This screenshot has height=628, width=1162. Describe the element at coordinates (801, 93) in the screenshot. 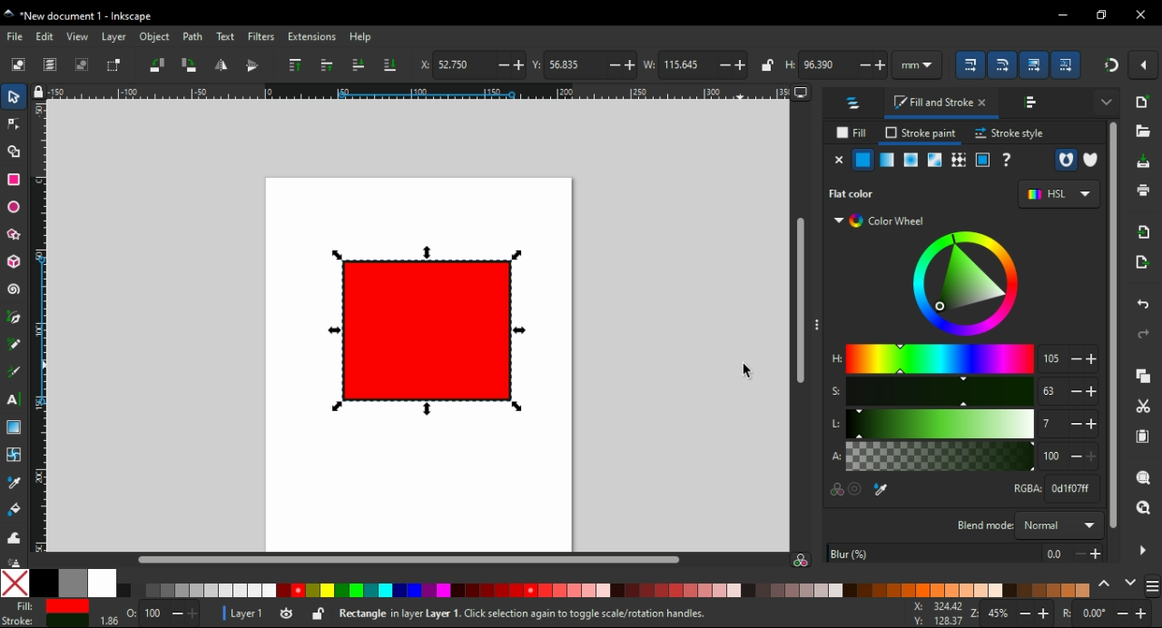

I see `computer icon` at that location.